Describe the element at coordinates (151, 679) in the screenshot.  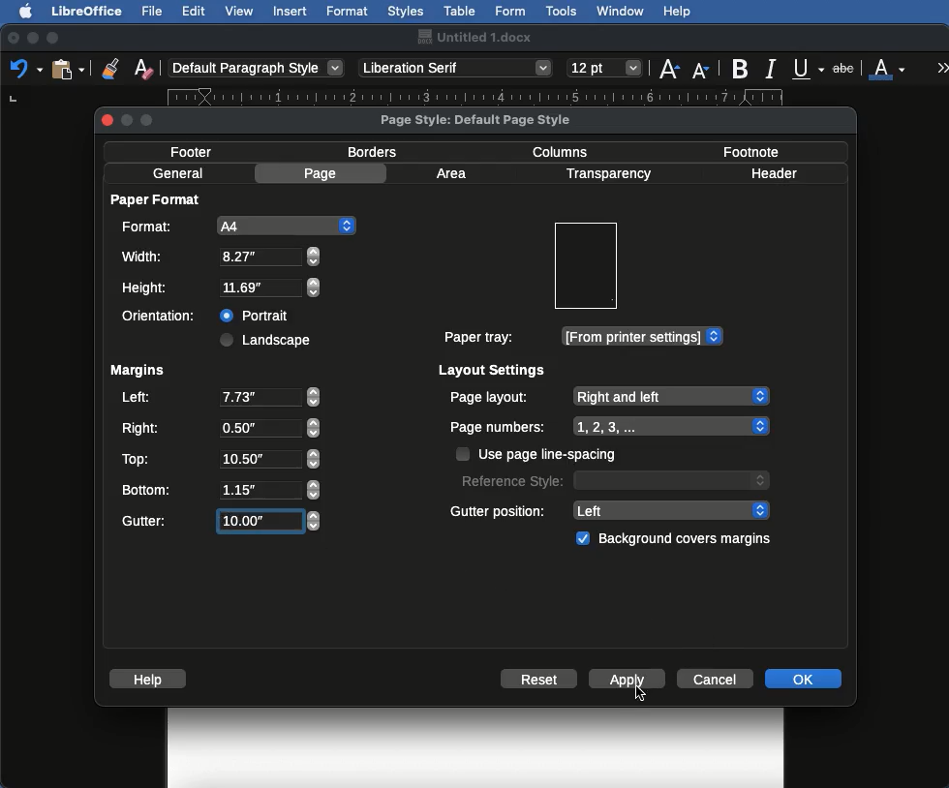
I see `Help` at that location.